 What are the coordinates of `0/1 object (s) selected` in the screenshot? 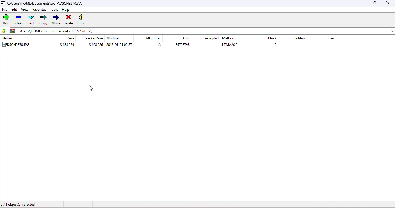 It's located at (21, 205).